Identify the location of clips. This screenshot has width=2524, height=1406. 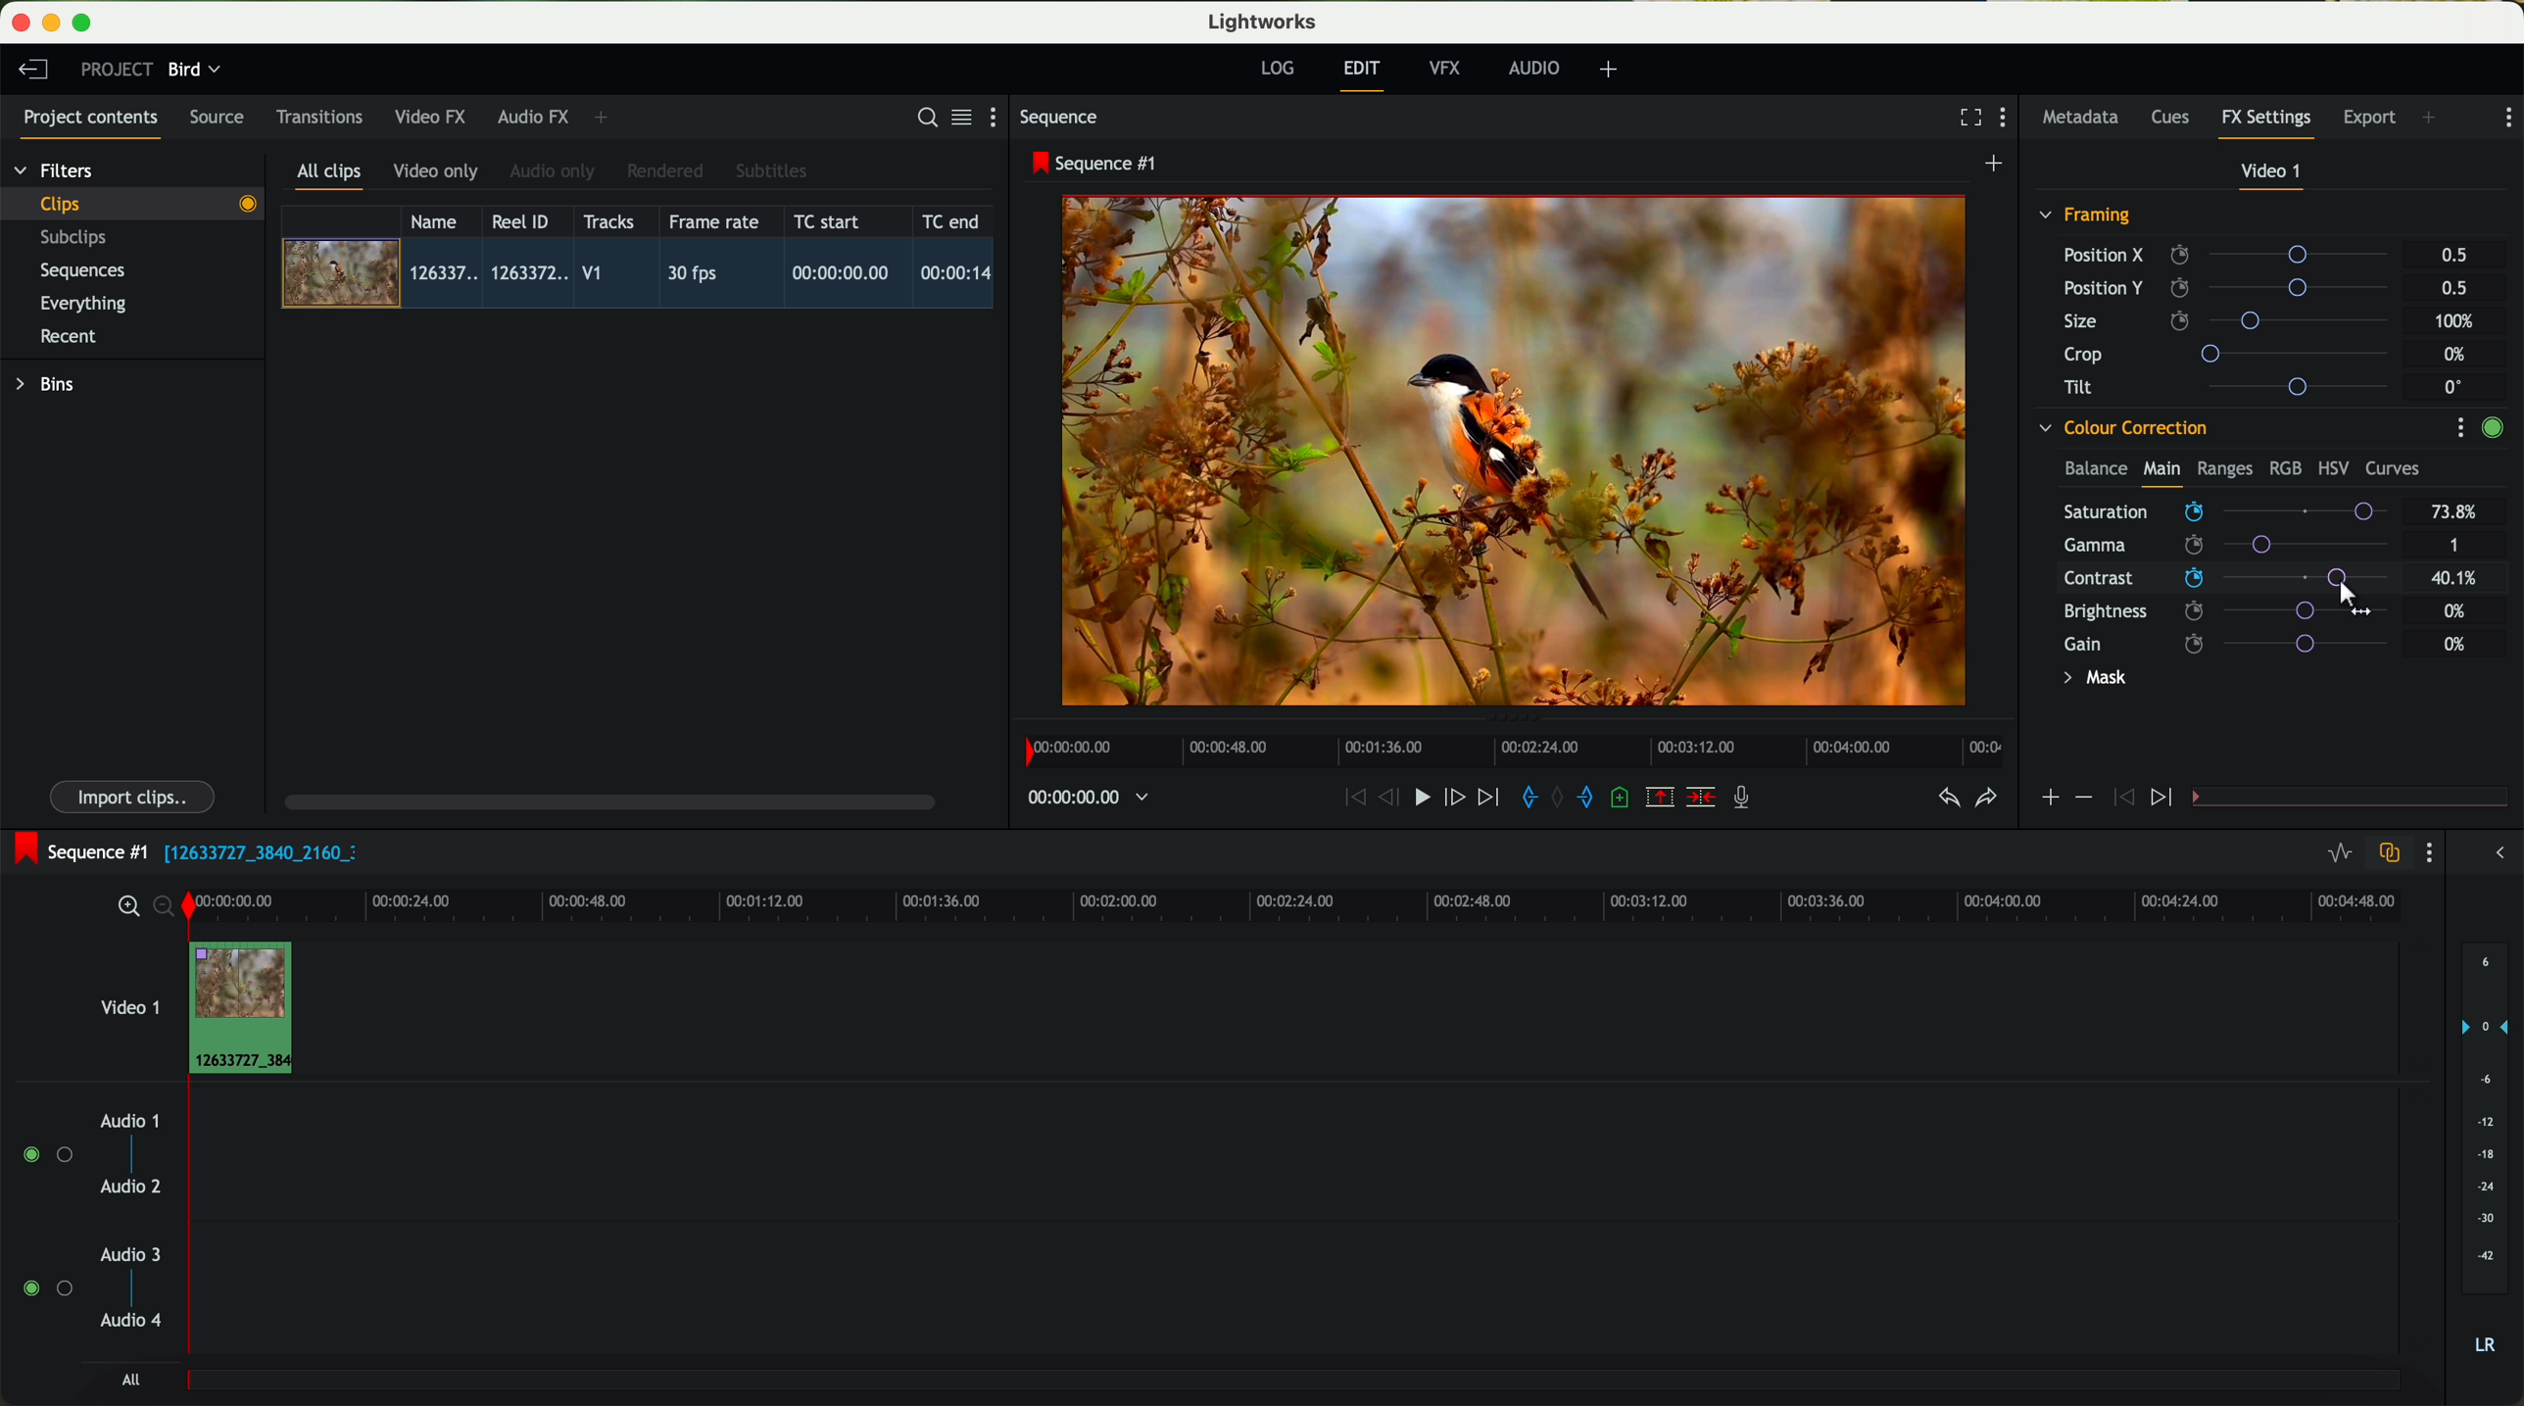
(133, 203).